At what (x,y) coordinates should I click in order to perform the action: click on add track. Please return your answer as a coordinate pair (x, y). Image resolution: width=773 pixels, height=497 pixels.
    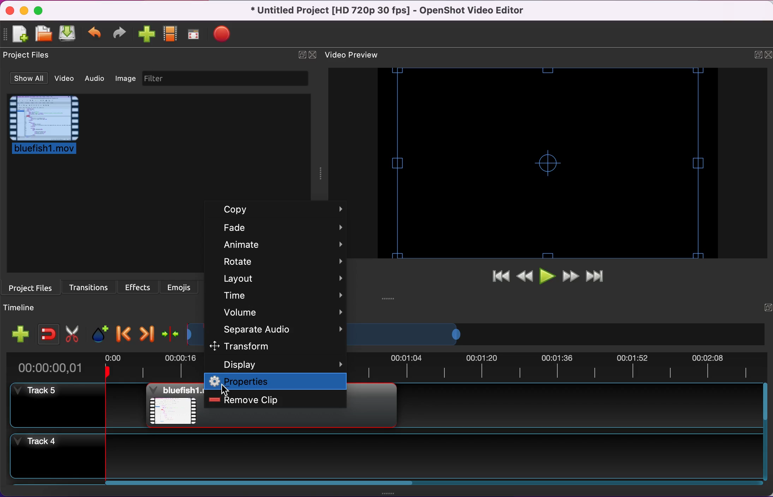
    Looking at the image, I should click on (21, 334).